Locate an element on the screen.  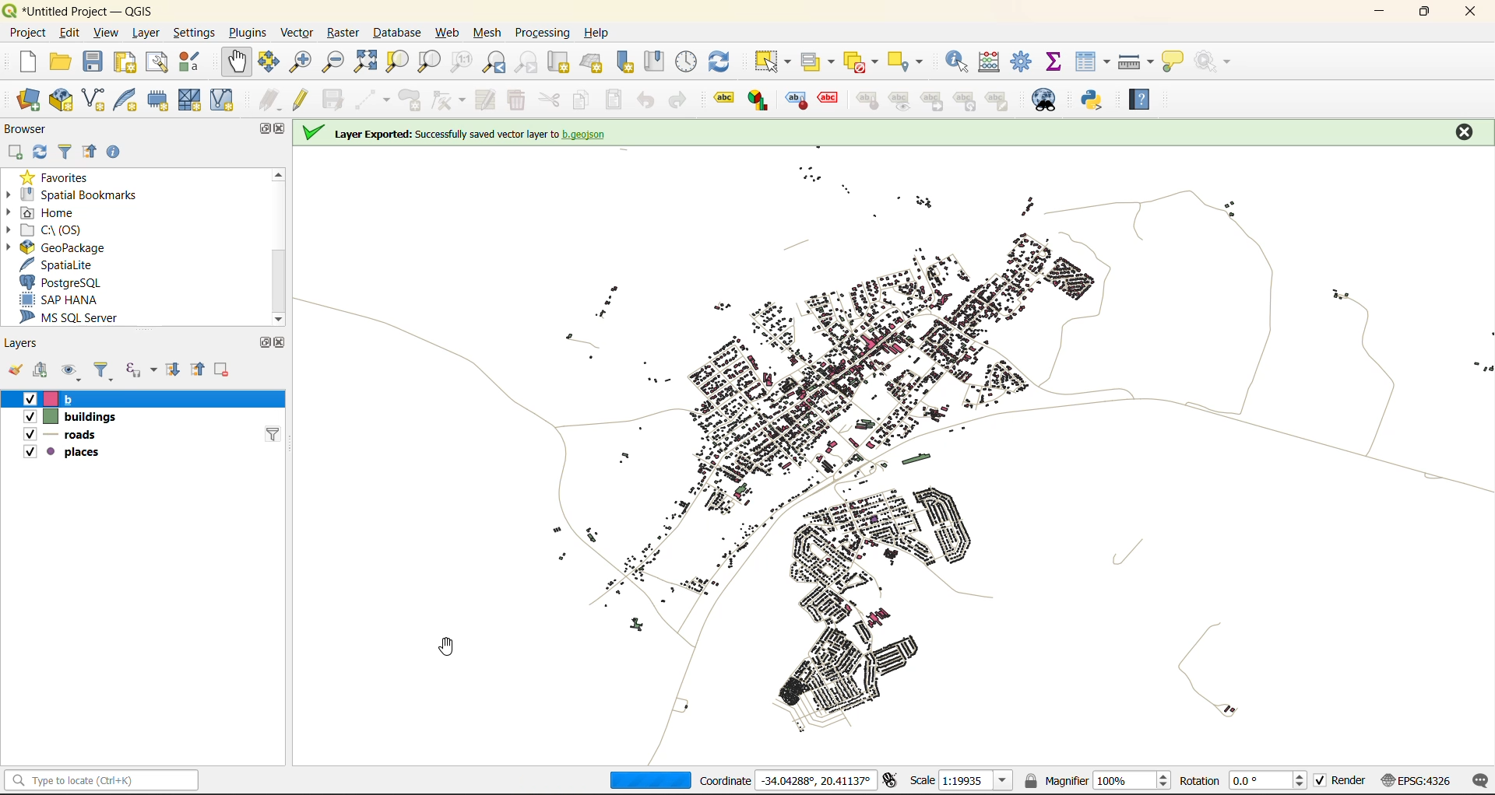
attributes table is located at coordinates (1092, 63).